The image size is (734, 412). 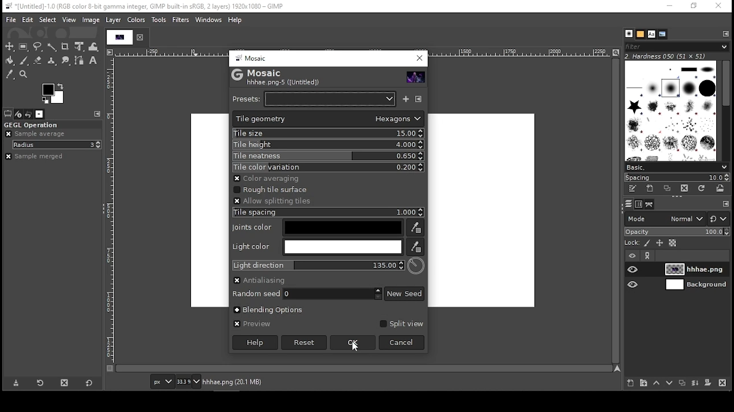 What do you see at coordinates (327, 118) in the screenshot?
I see `tile geometry` at bounding box center [327, 118].